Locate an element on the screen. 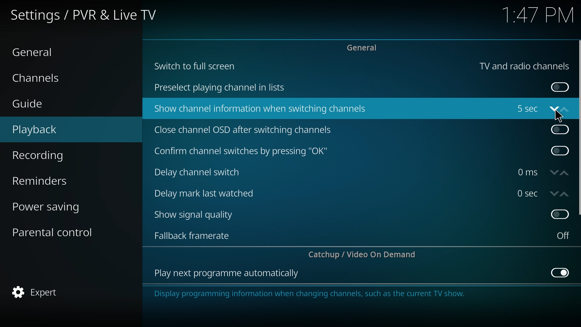  general is located at coordinates (43, 51).